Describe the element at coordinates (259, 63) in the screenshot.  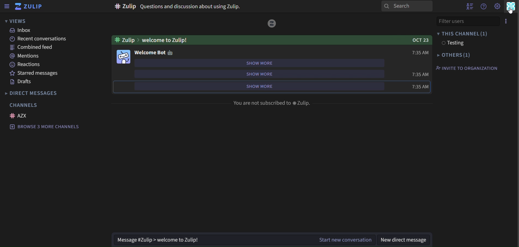
I see `show more` at that location.